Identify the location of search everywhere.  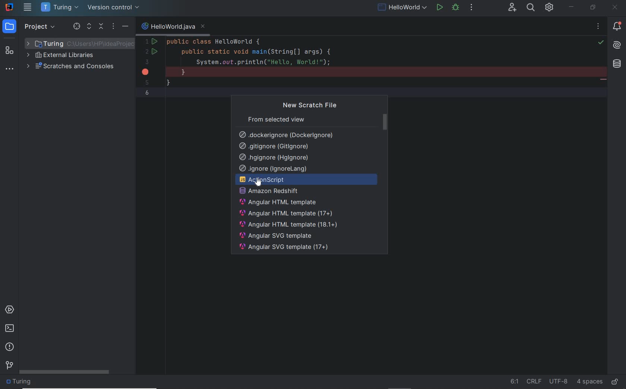
(531, 8).